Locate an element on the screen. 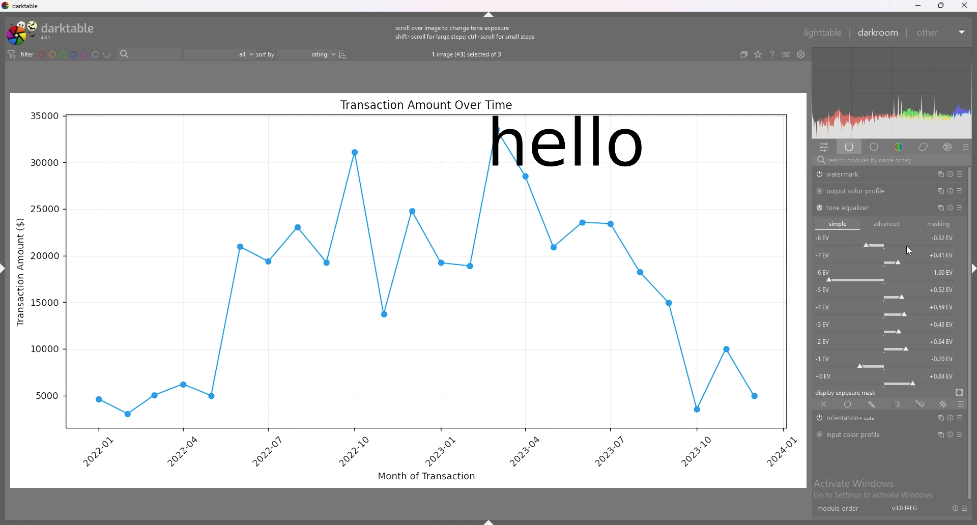 The height and width of the screenshot is (525, 977). blending options is located at coordinates (960, 404).